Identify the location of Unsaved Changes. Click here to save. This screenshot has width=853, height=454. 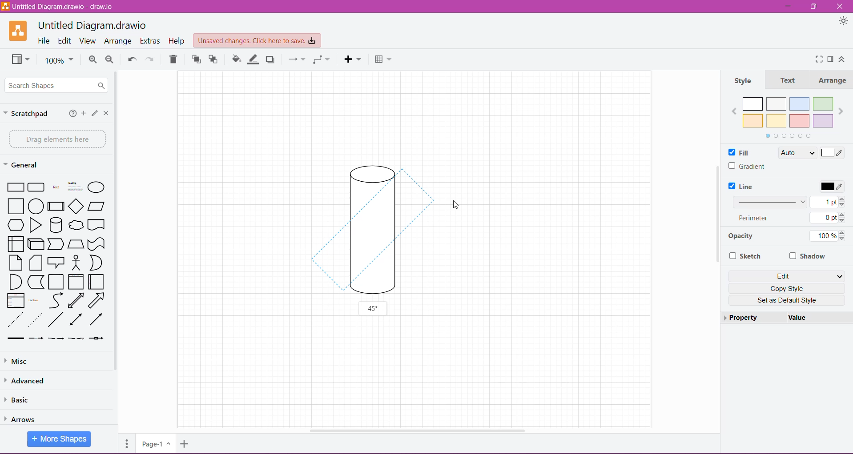
(256, 40).